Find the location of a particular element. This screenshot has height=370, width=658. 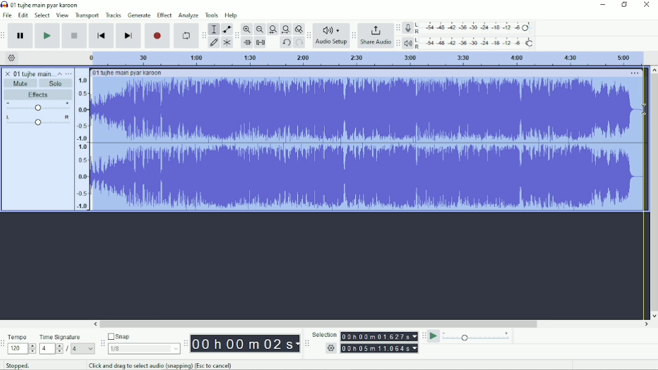

Horizontal scrollbar is located at coordinates (371, 324).